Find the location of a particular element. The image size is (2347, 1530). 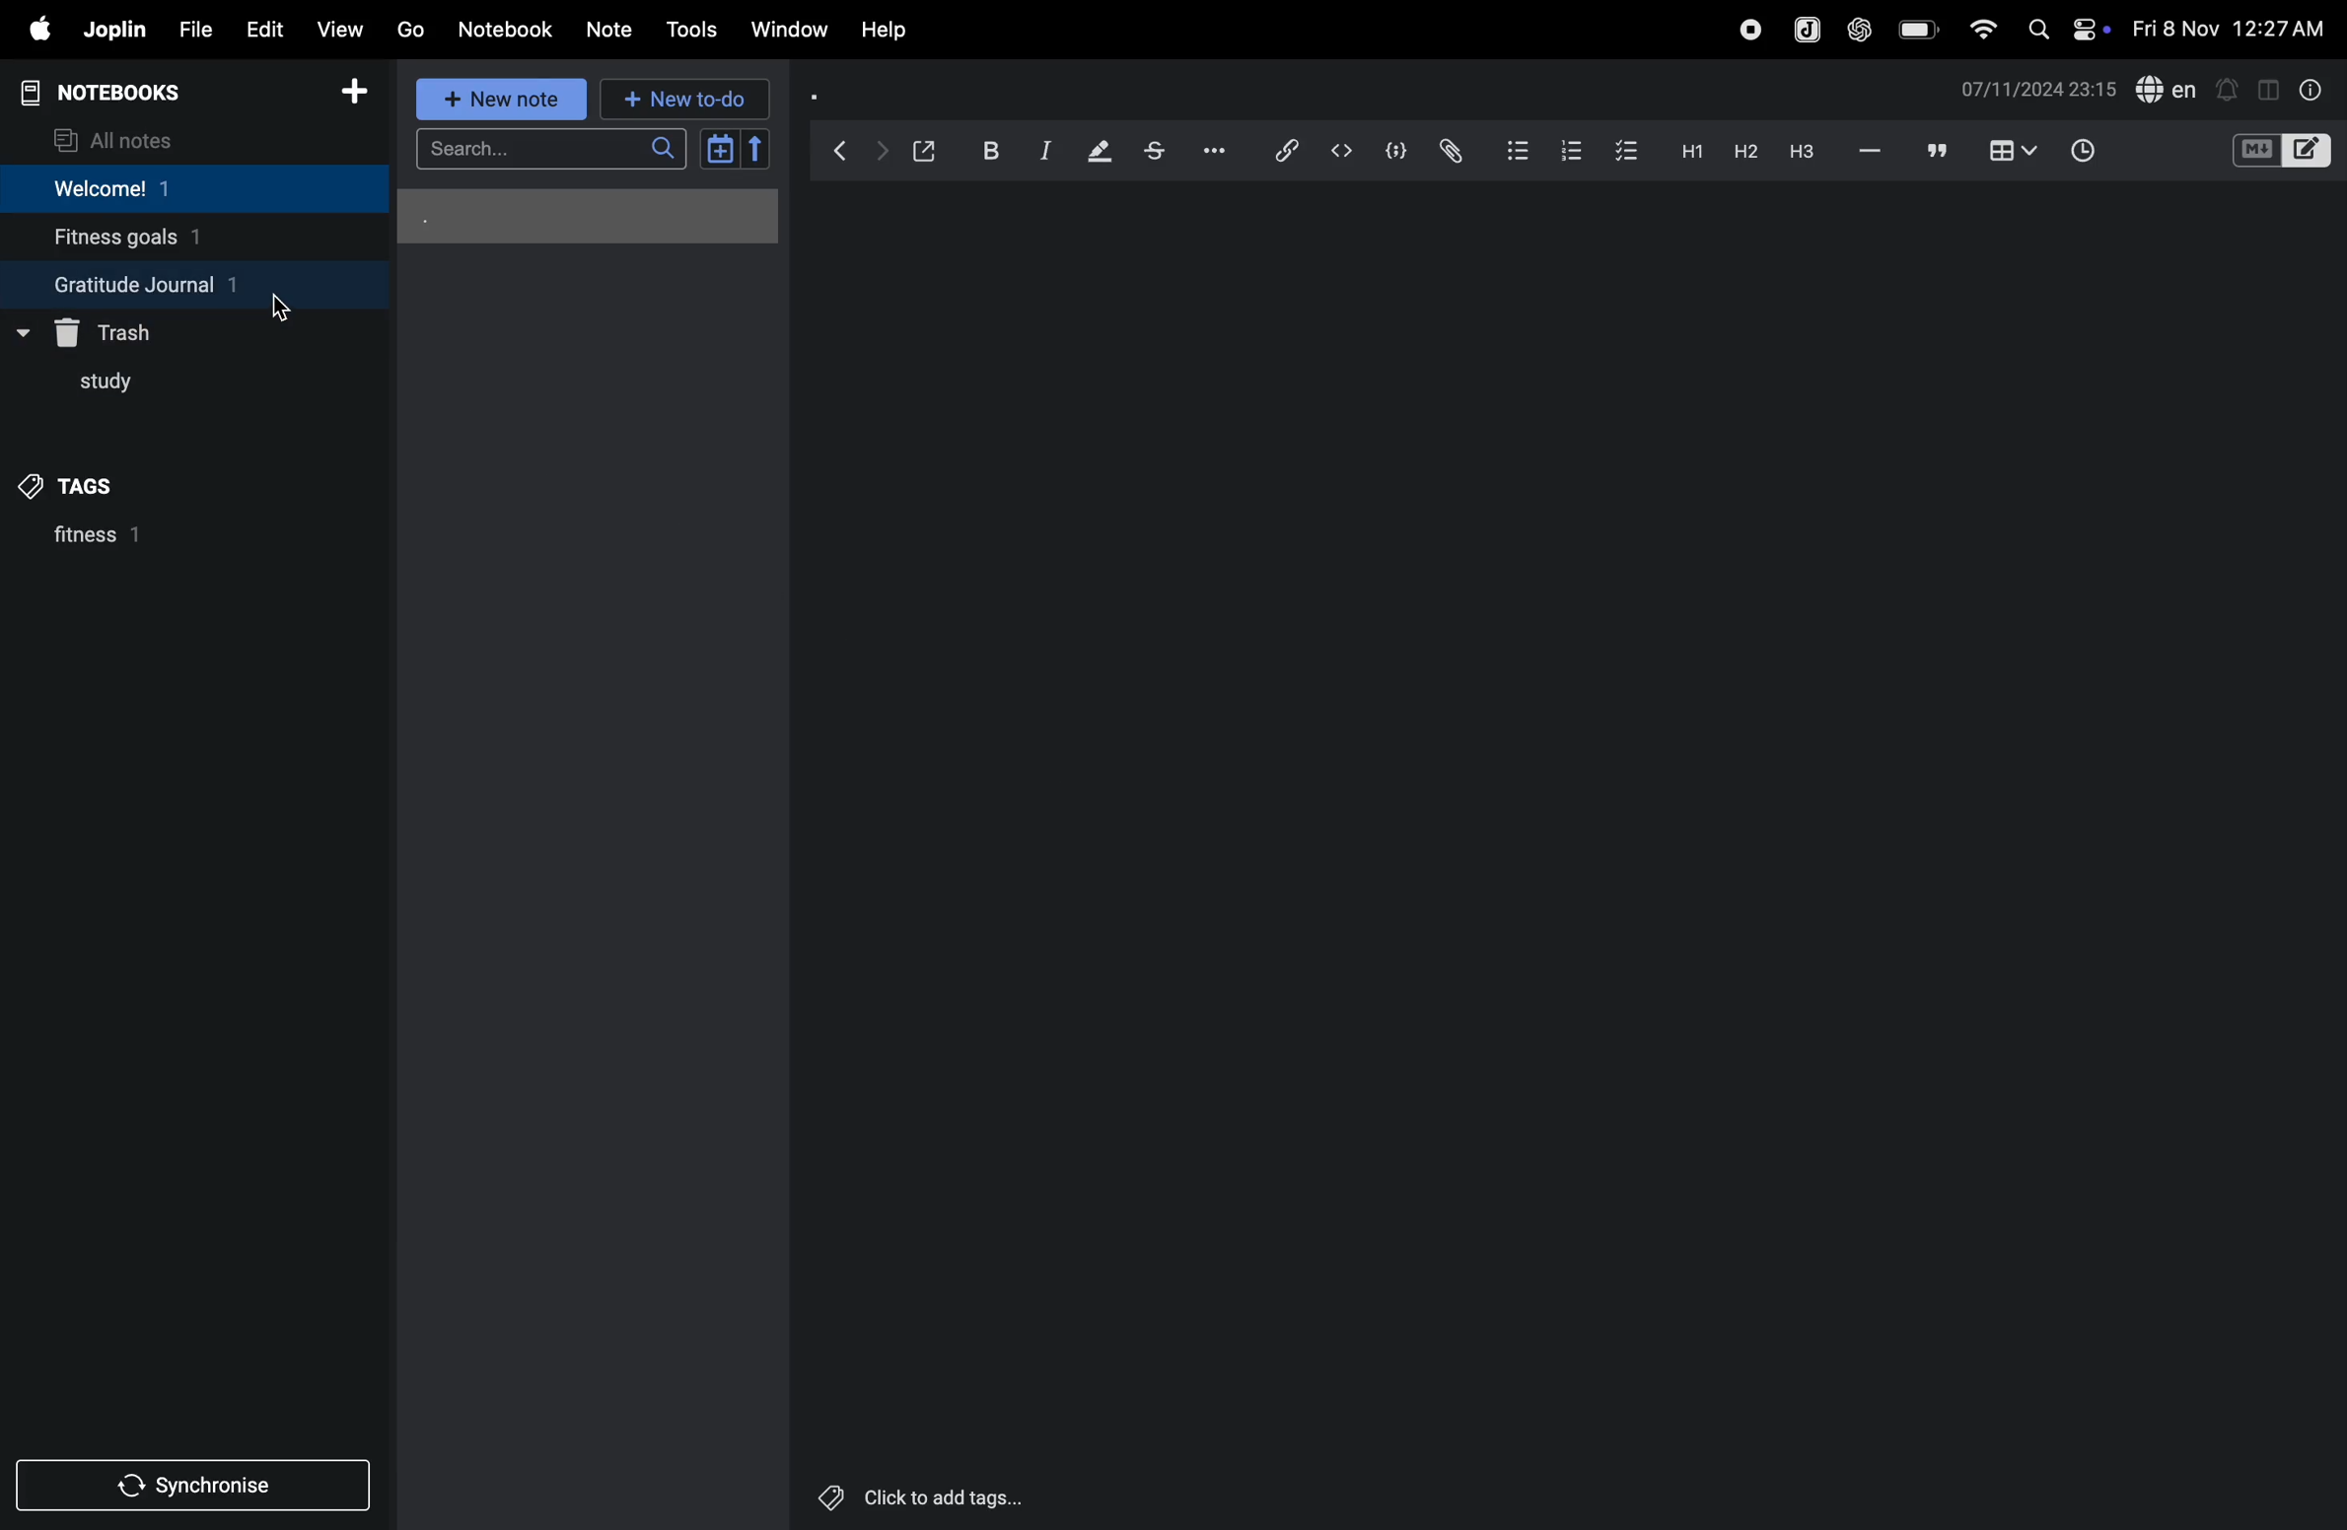

synchronise is located at coordinates (185, 1489).